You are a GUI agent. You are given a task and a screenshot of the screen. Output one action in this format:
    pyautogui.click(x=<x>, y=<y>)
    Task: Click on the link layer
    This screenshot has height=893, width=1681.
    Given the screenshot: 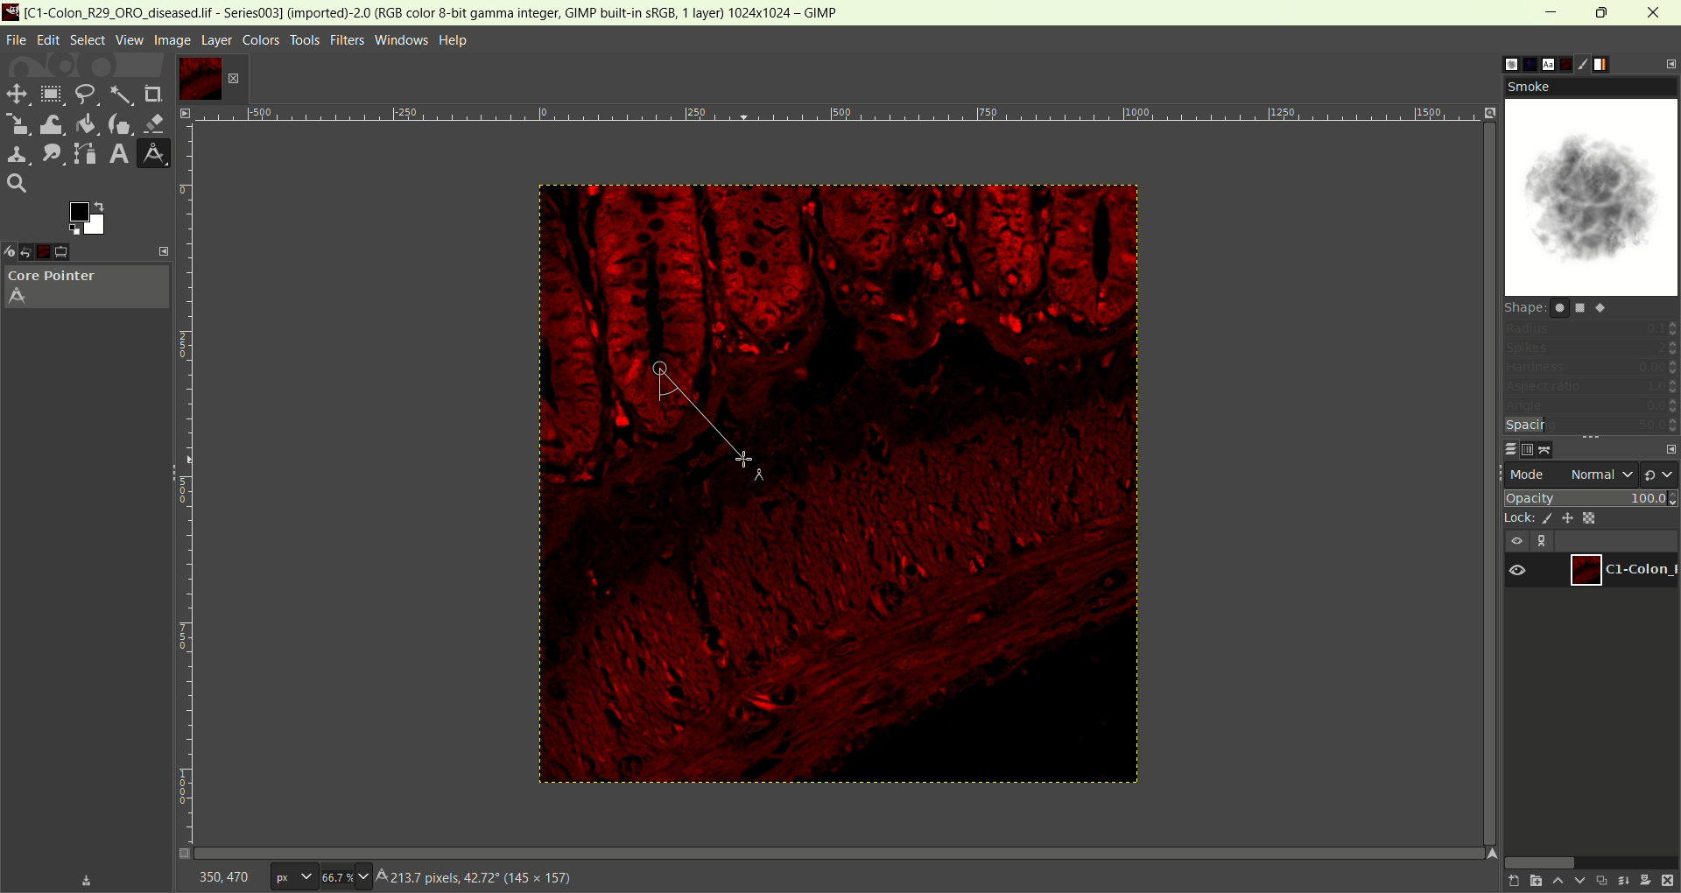 What is the action you would take?
    pyautogui.click(x=1544, y=542)
    